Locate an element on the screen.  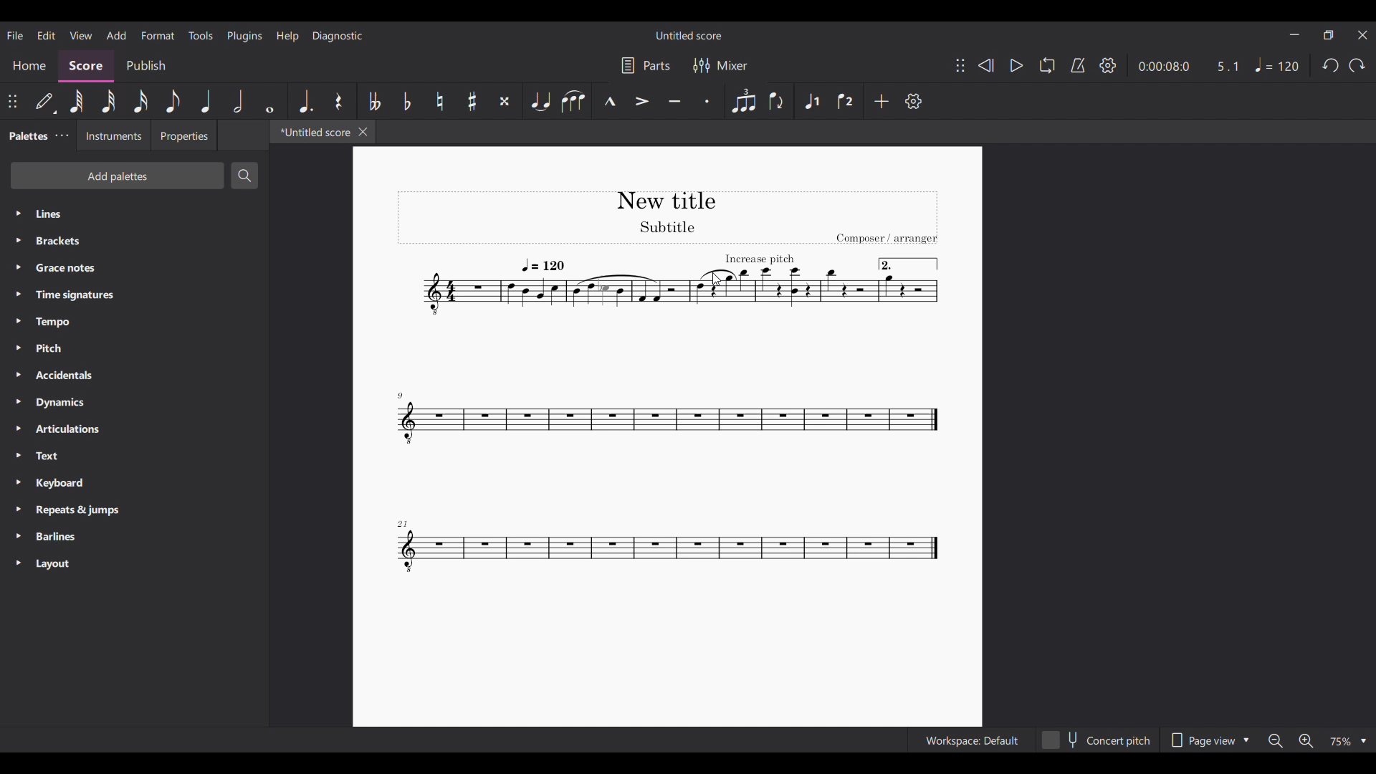
64th note is located at coordinates (77, 102).